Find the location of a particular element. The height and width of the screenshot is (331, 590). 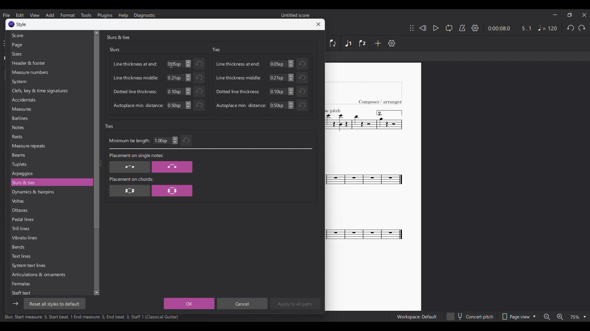

Sizes is located at coordinates (50, 54).